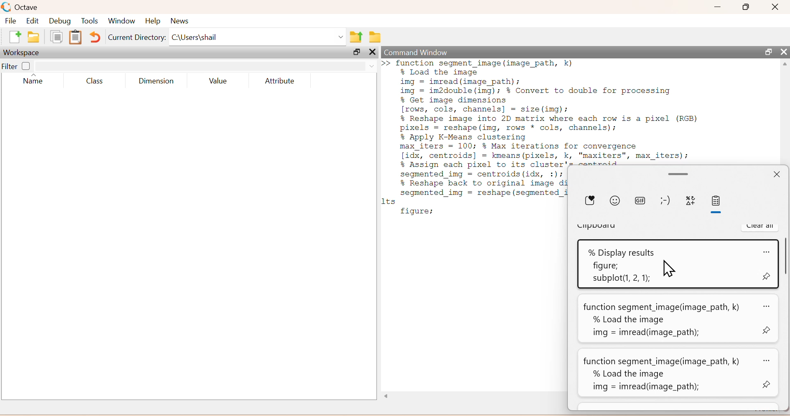 This screenshot has height=416, width=790. Describe the element at coordinates (782, 52) in the screenshot. I see `Close` at that location.